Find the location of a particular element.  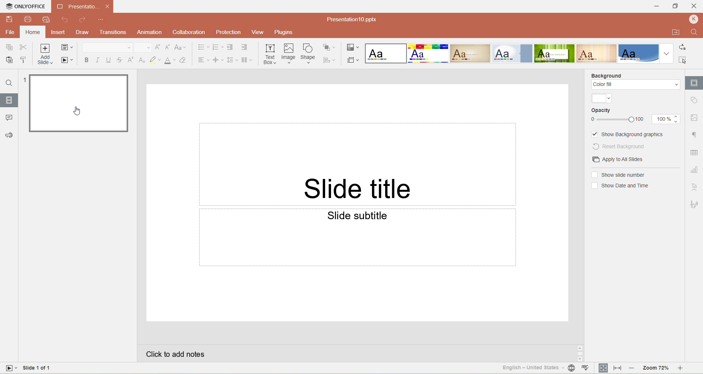

Blank is located at coordinates (385, 53).